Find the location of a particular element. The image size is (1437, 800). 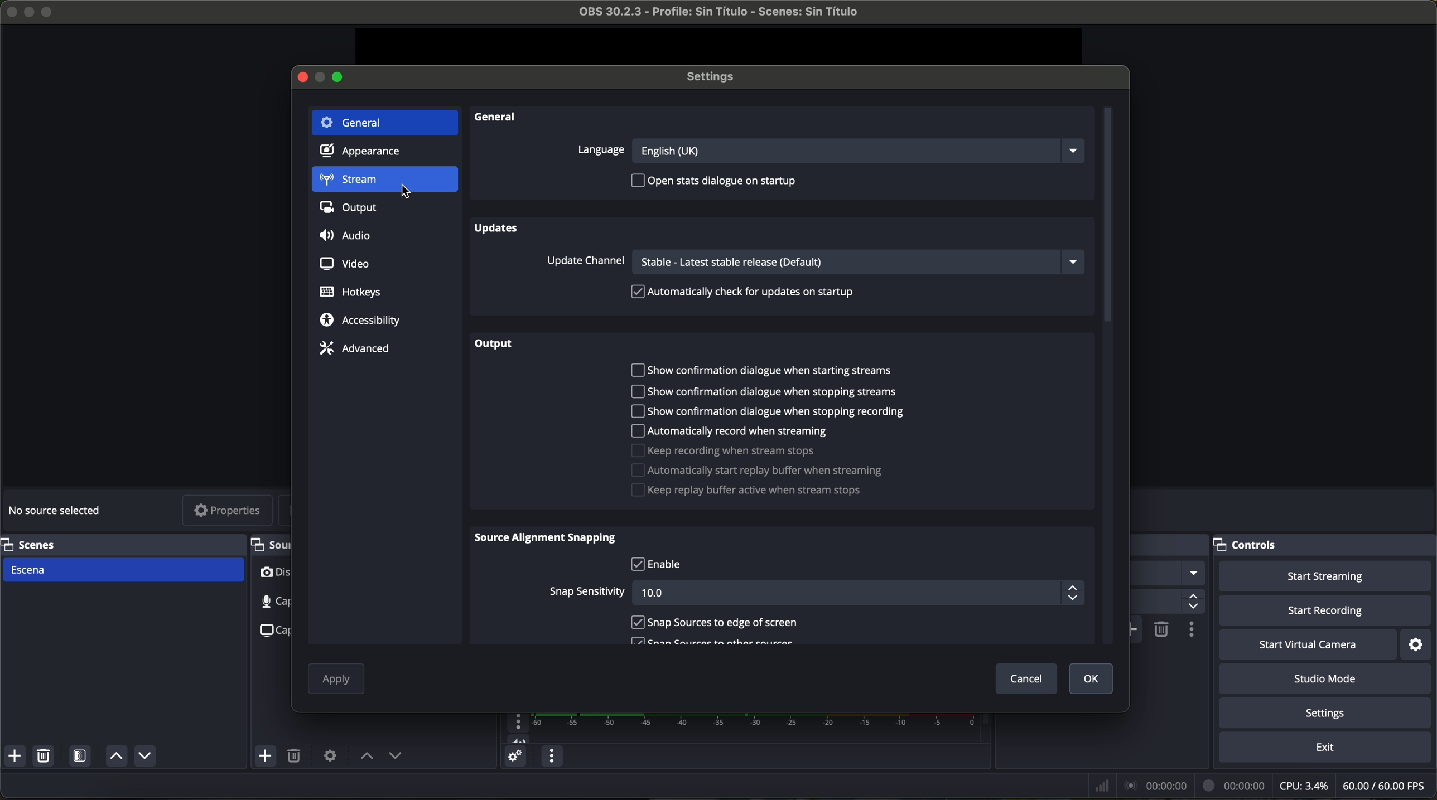

disable replay buffer is located at coordinates (745, 492).